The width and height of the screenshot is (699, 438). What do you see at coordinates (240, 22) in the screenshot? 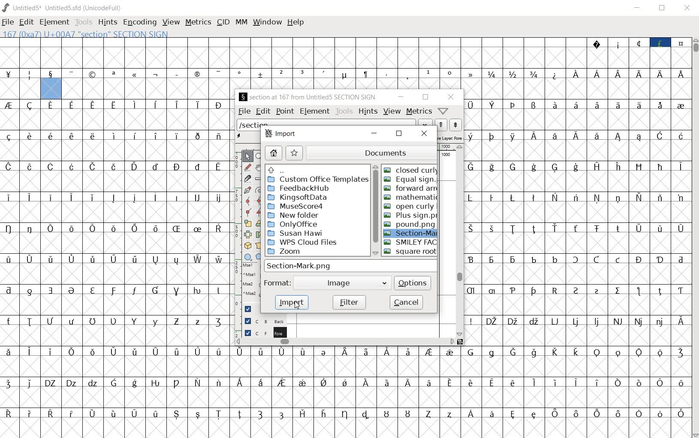
I see `mm` at bounding box center [240, 22].